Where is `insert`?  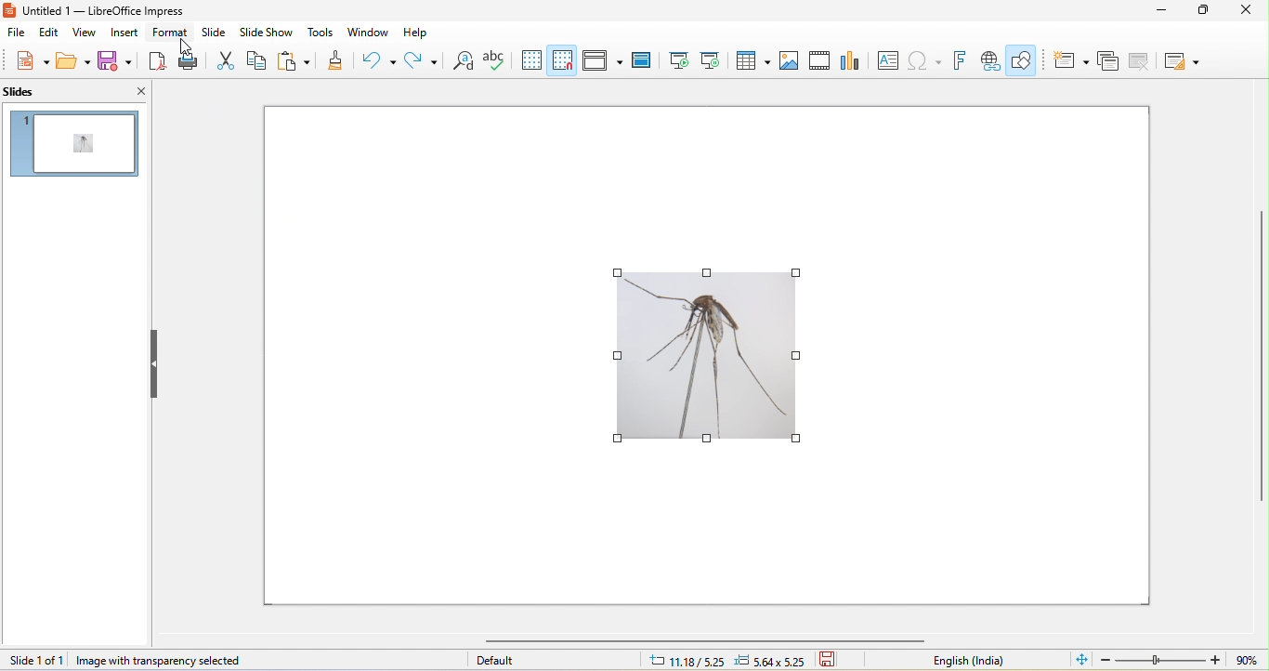 insert is located at coordinates (125, 33).